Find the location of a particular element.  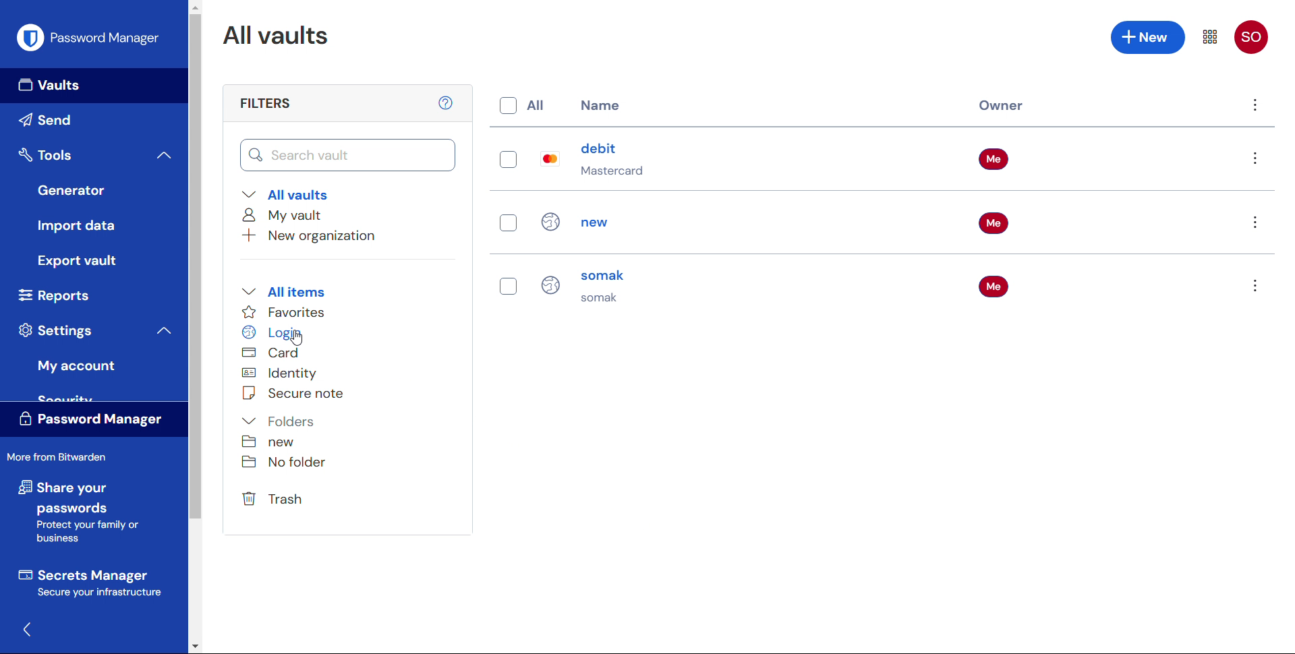

My vault  is located at coordinates (281, 215).